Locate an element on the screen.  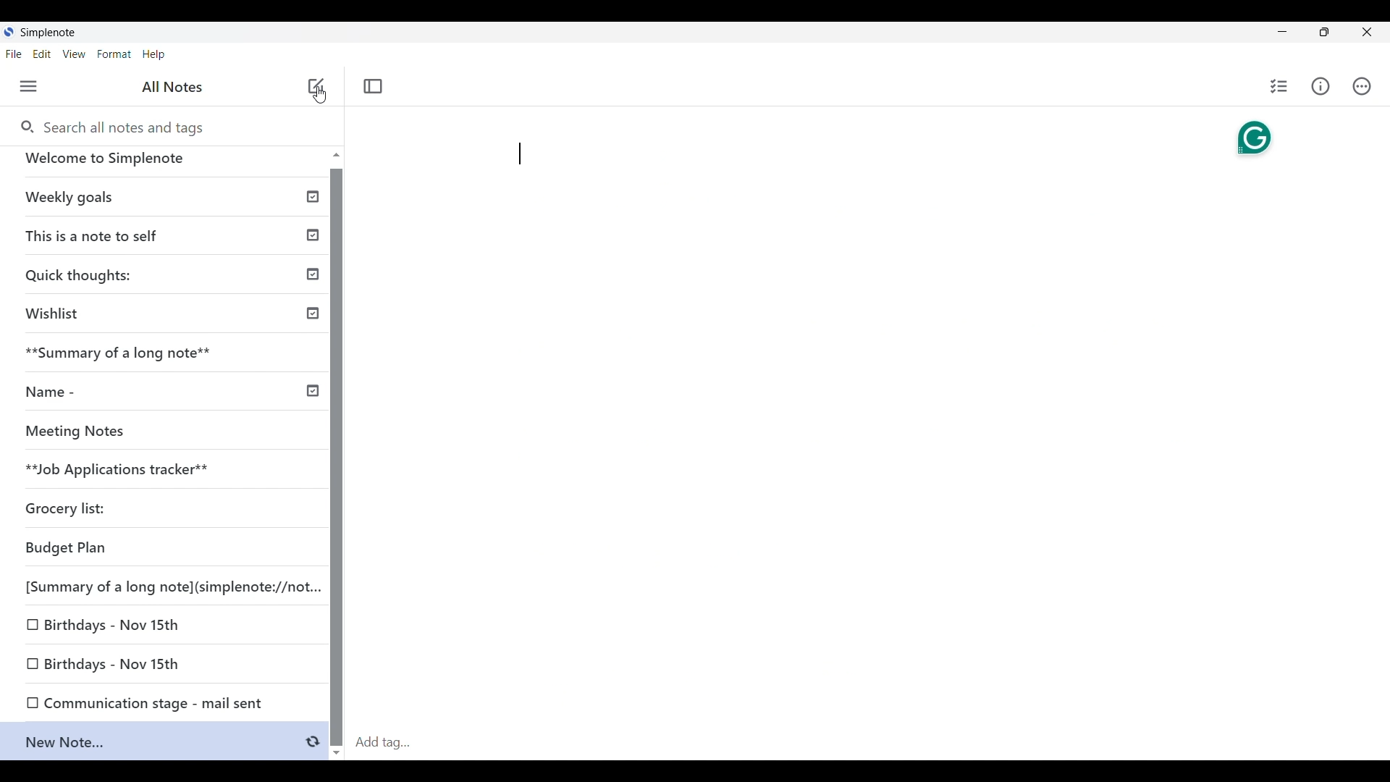
Unpublished note is located at coordinates (117, 665).